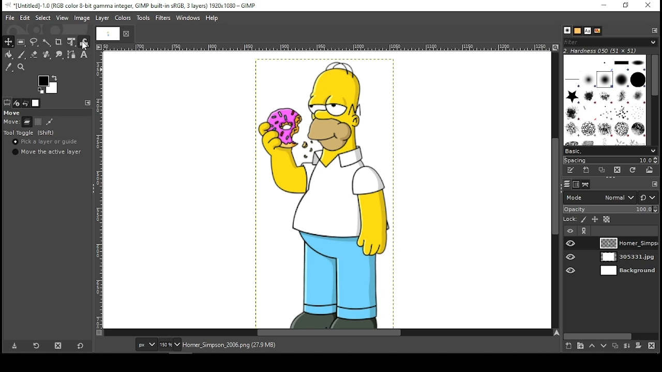 The image size is (662, 372). What do you see at coordinates (604, 347) in the screenshot?
I see `move layer one step down` at bounding box center [604, 347].